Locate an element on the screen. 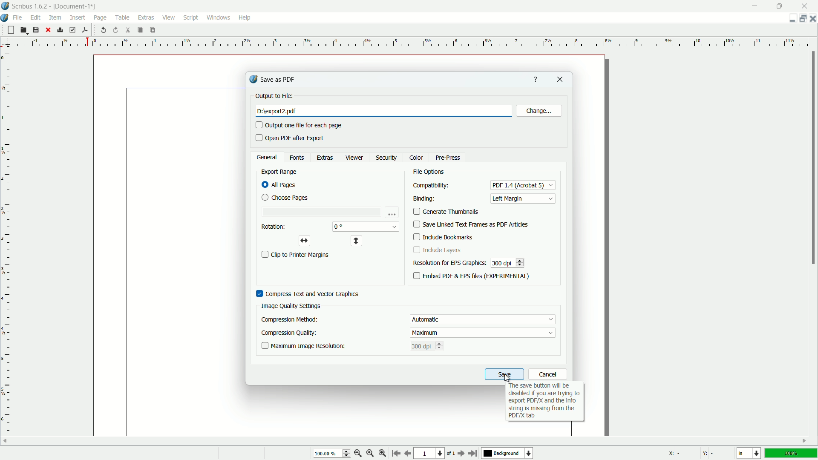 The width and height of the screenshot is (818, 460). general is located at coordinates (267, 158).